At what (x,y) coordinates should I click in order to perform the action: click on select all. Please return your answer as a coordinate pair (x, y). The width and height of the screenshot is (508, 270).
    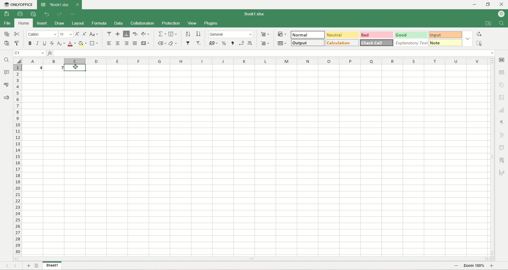
    Looking at the image, I should click on (18, 61).